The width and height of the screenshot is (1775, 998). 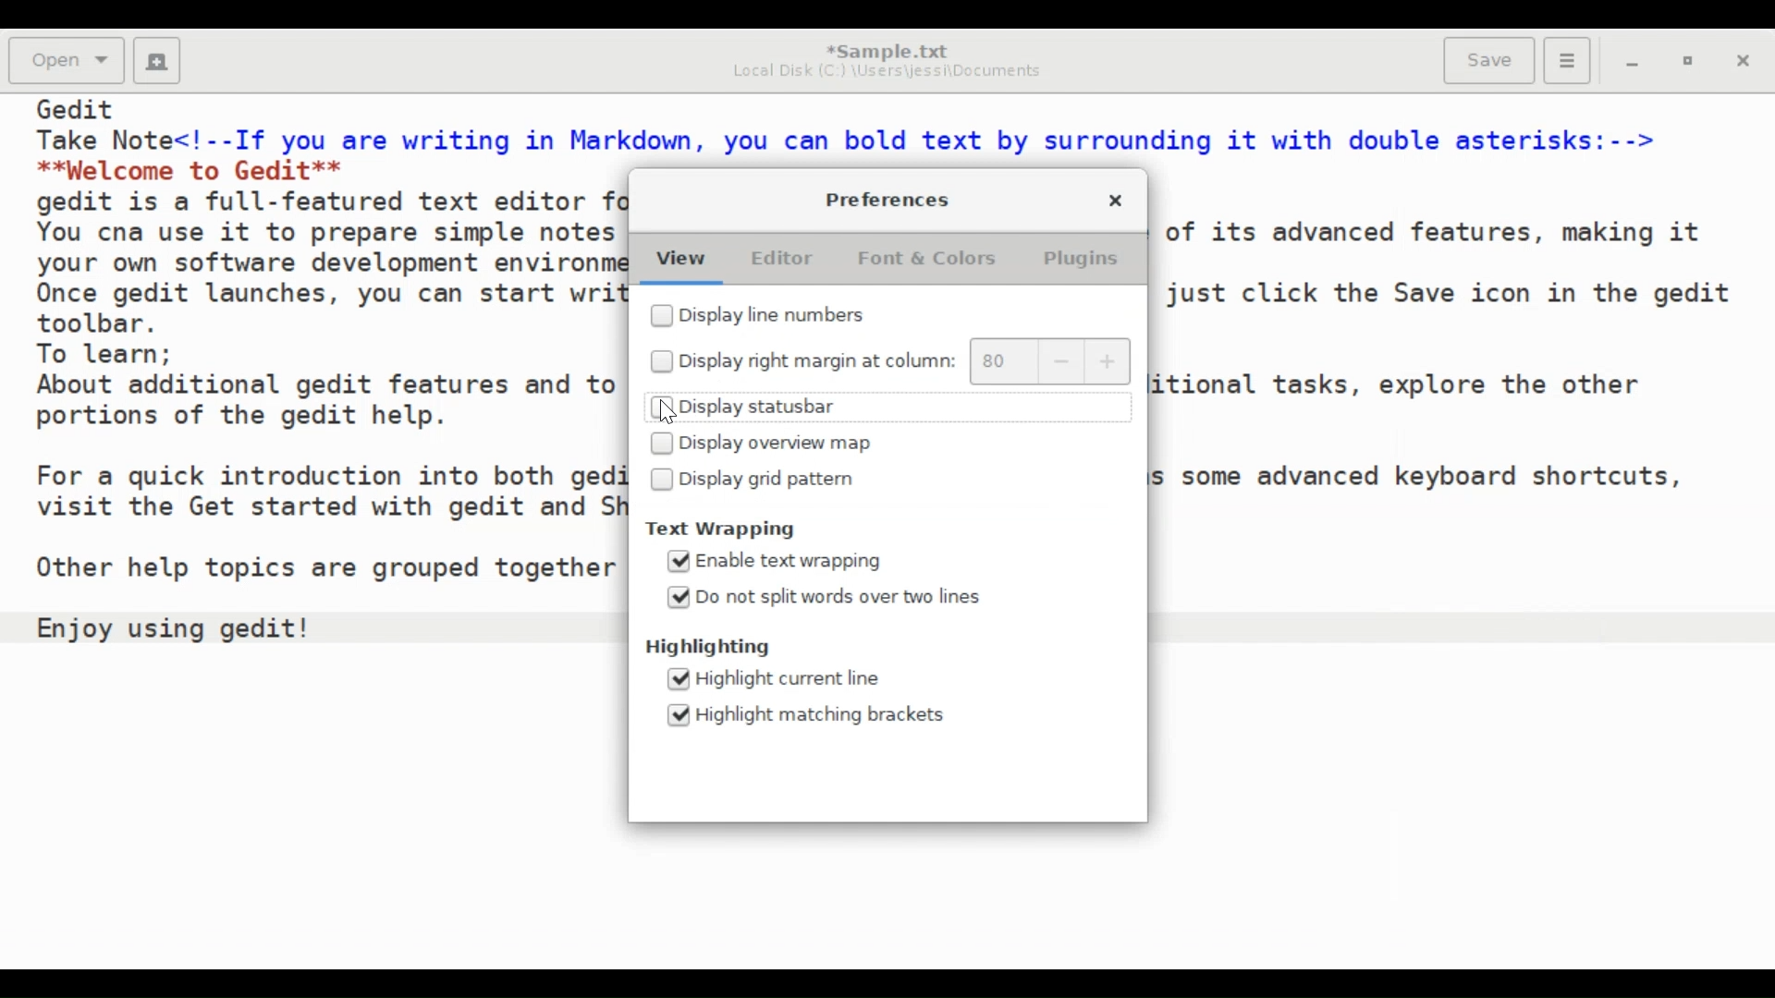 I want to click on (un)select Highlight current line, so click(x=774, y=678).